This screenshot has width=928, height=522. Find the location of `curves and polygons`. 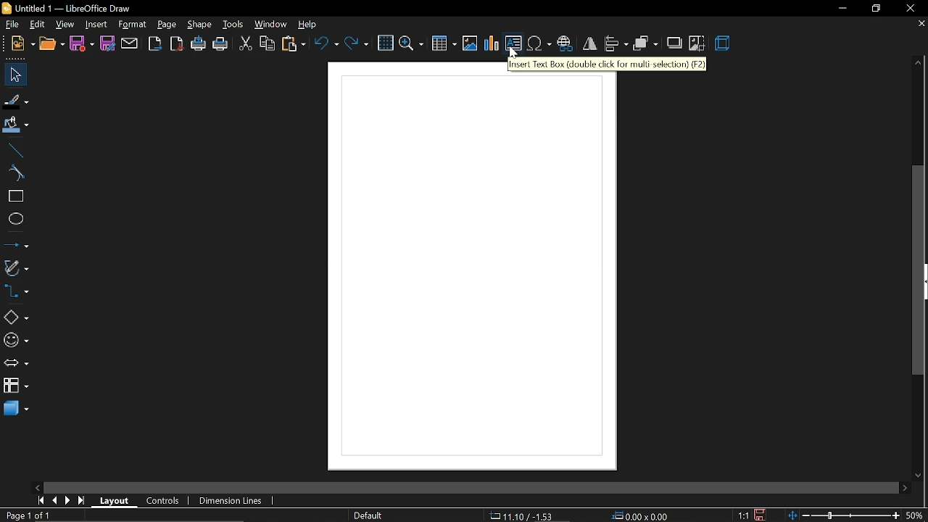

curves and polygons is located at coordinates (14, 270).